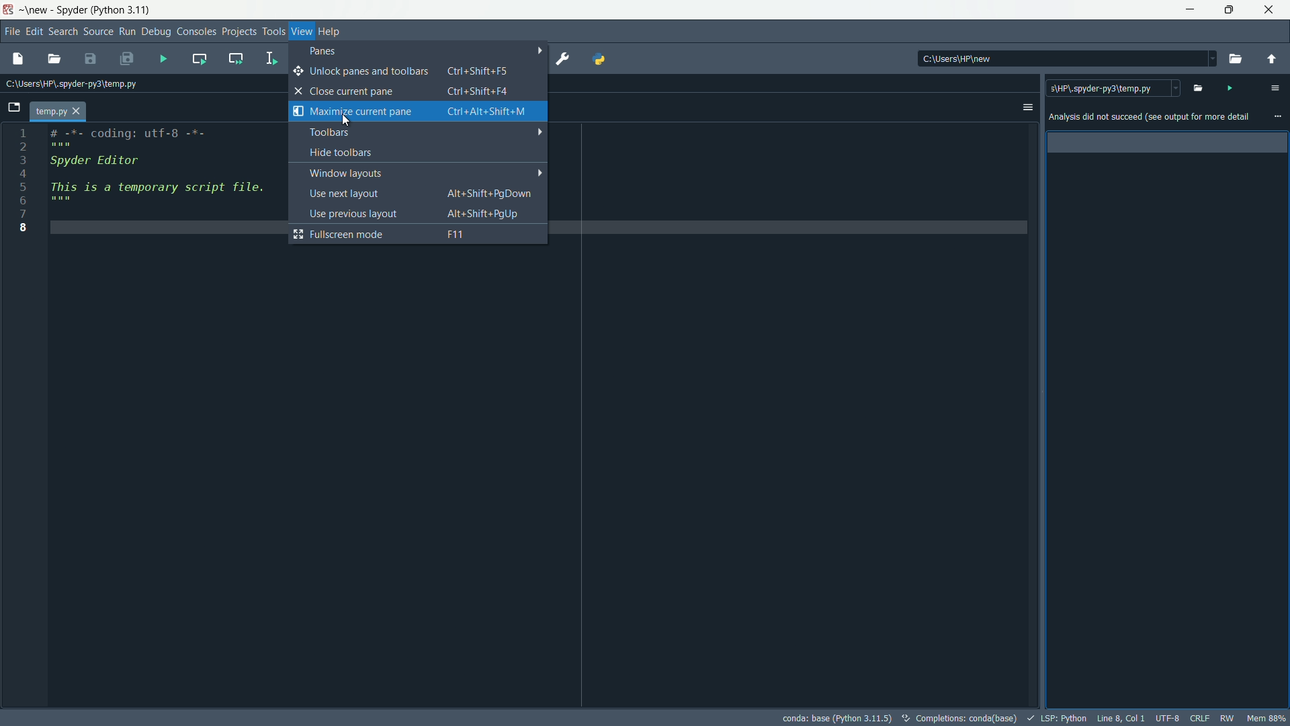 The width and height of the screenshot is (1290, 726). What do you see at coordinates (18, 60) in the screenshot?
I see `new file` at bounding box center [18, 60].